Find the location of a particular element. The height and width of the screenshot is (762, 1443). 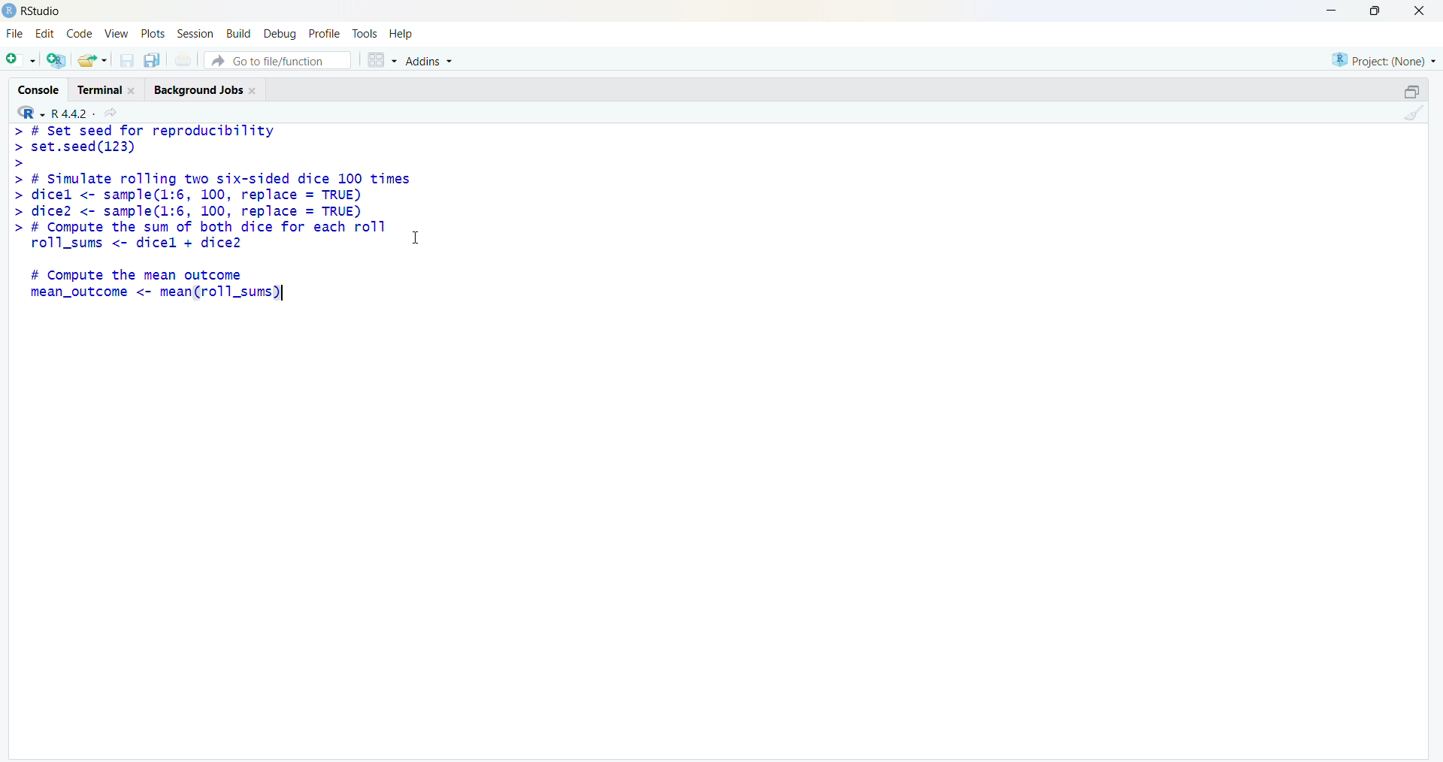

R is located at coordinates (30, 112).